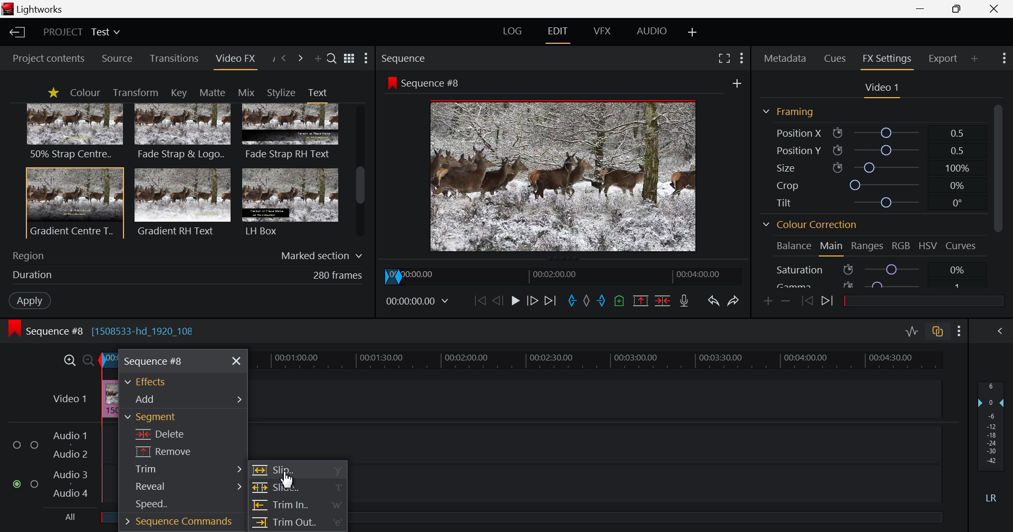 The height and width of the screenshot is (532, 1013). Describe the element at coordinates (289, 202) in the screenshot. I see `LH Box` at that location.